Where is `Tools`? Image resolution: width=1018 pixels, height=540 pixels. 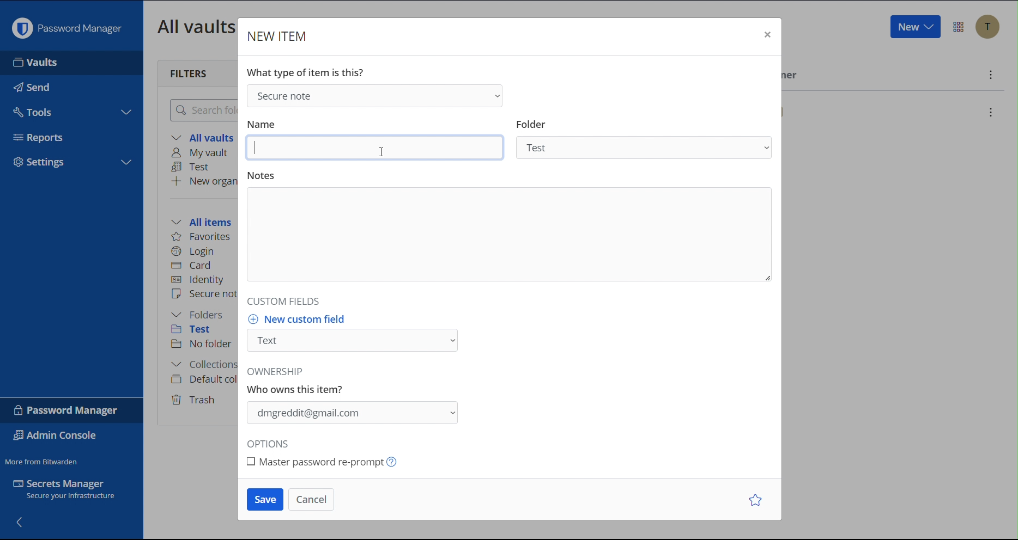 Tools is located at coordinates (34, 109).